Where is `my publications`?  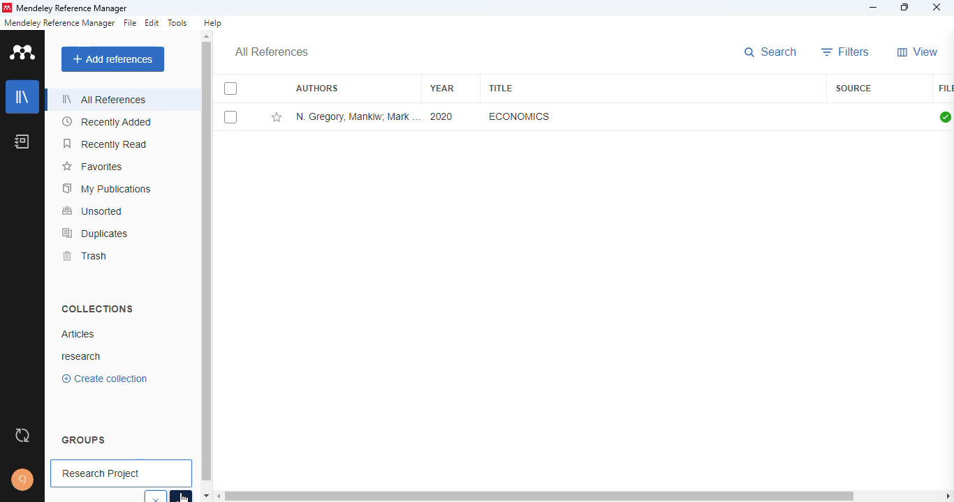
my publications is located at coordinates (108, 189).